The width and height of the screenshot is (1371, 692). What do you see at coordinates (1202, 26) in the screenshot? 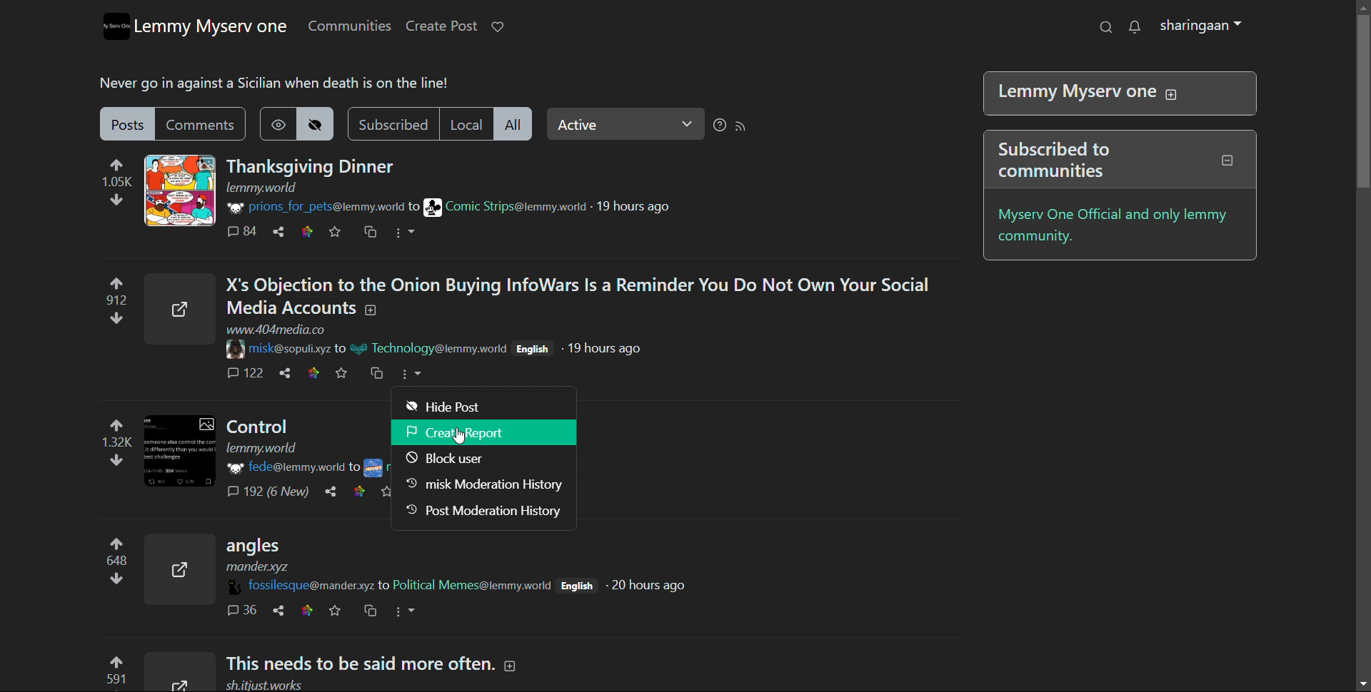
I see `sharingaan(profile)` at bounding box center [1202, 26].